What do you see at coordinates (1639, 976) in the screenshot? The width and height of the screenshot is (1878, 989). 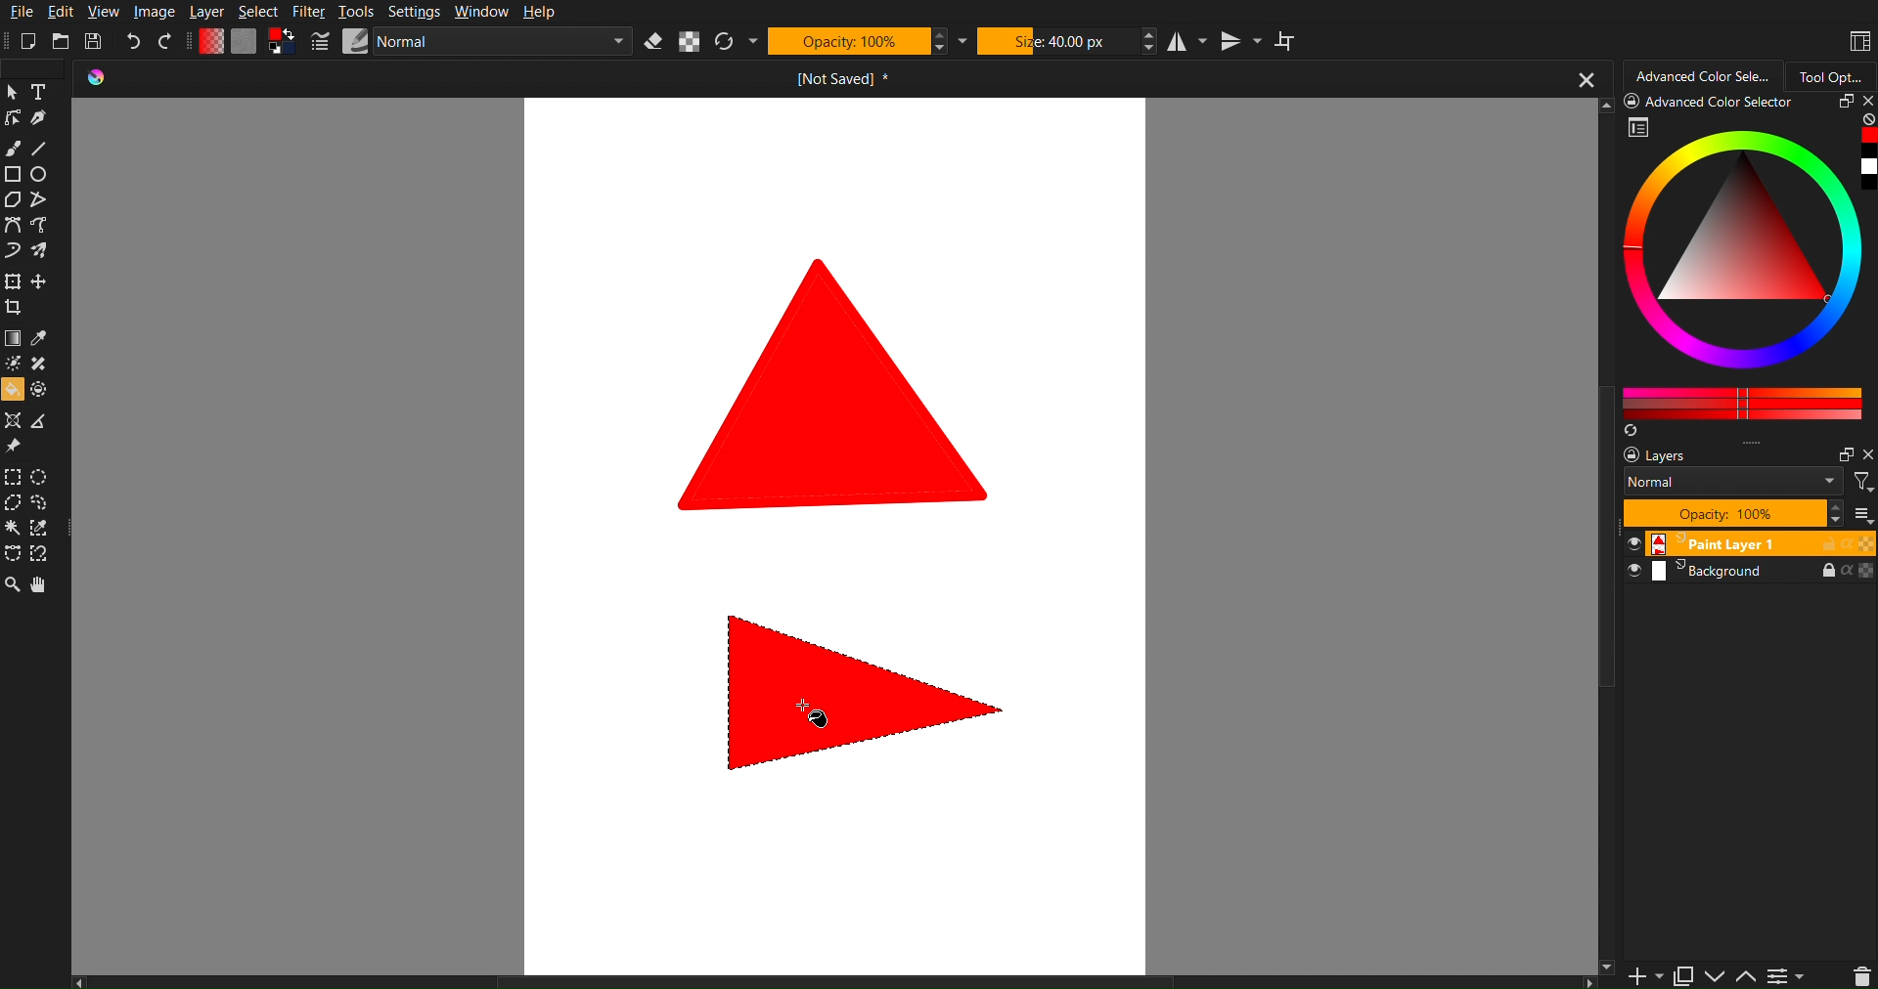 I see `Add` at bounding box center [1639, 976].